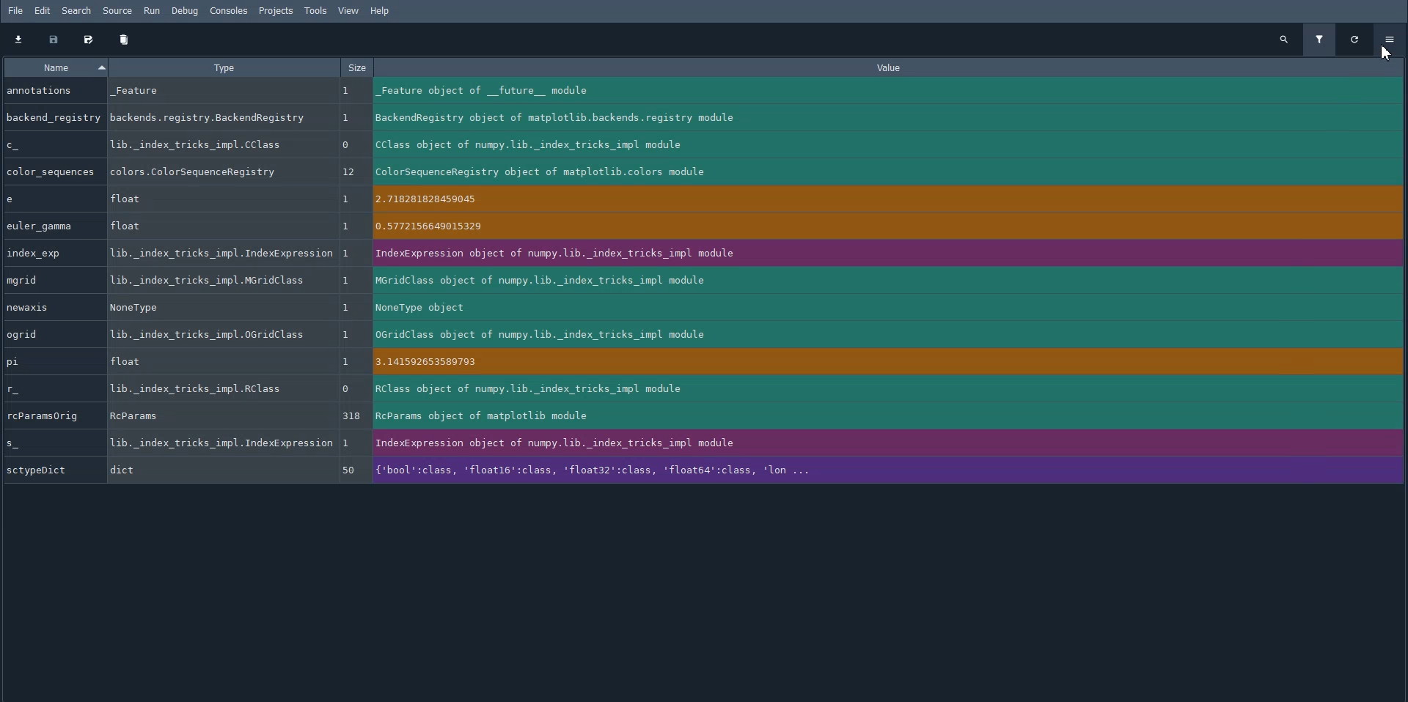  Describe the element at coordinates (49, 389) in the screenshot. I see `r` at that location.